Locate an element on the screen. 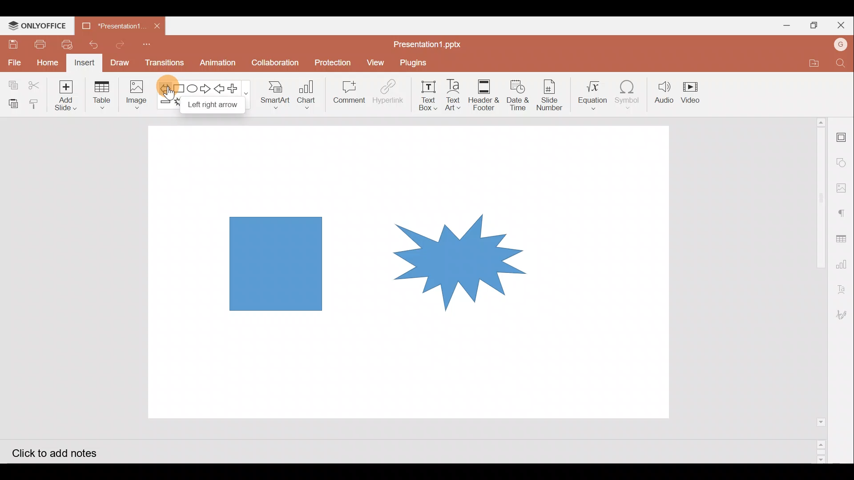 This screenshot has width=854, height=480. Audio is located at coordinates (665, 92).